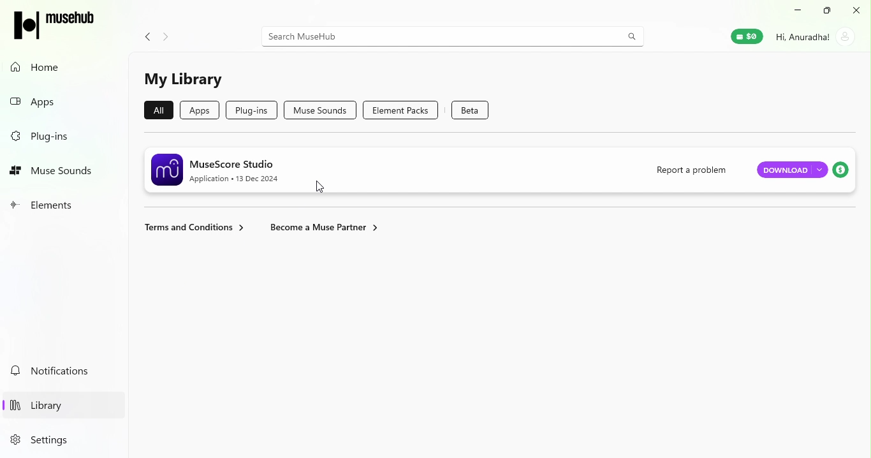  What do you see at coordinates (55, 440) in the screenshot?
I see `Settings` at bounding box center [55, 440].